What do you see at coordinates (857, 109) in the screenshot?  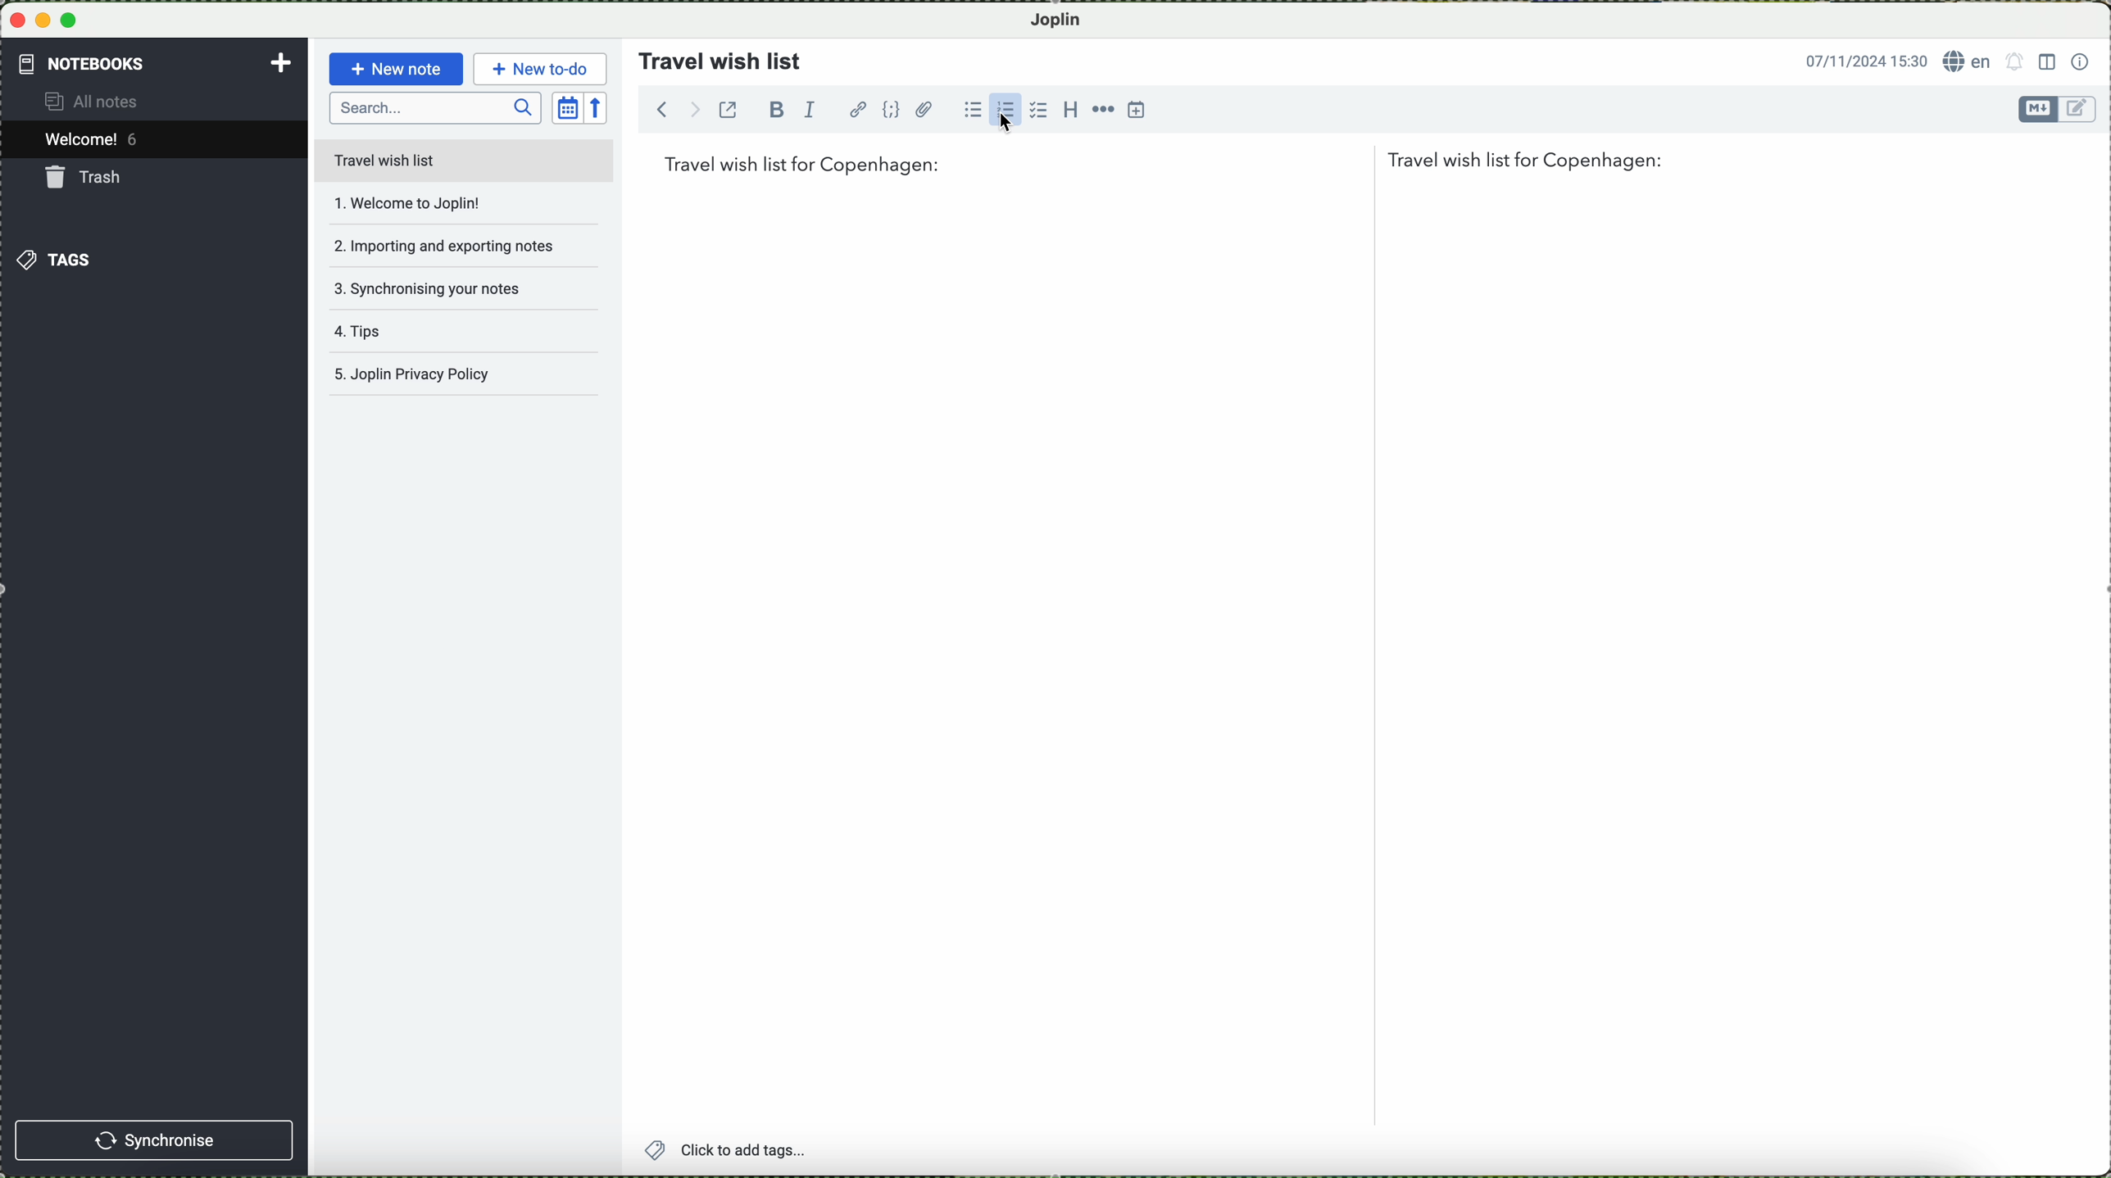 I see `hyperlink` at bounding box center [857, 109].